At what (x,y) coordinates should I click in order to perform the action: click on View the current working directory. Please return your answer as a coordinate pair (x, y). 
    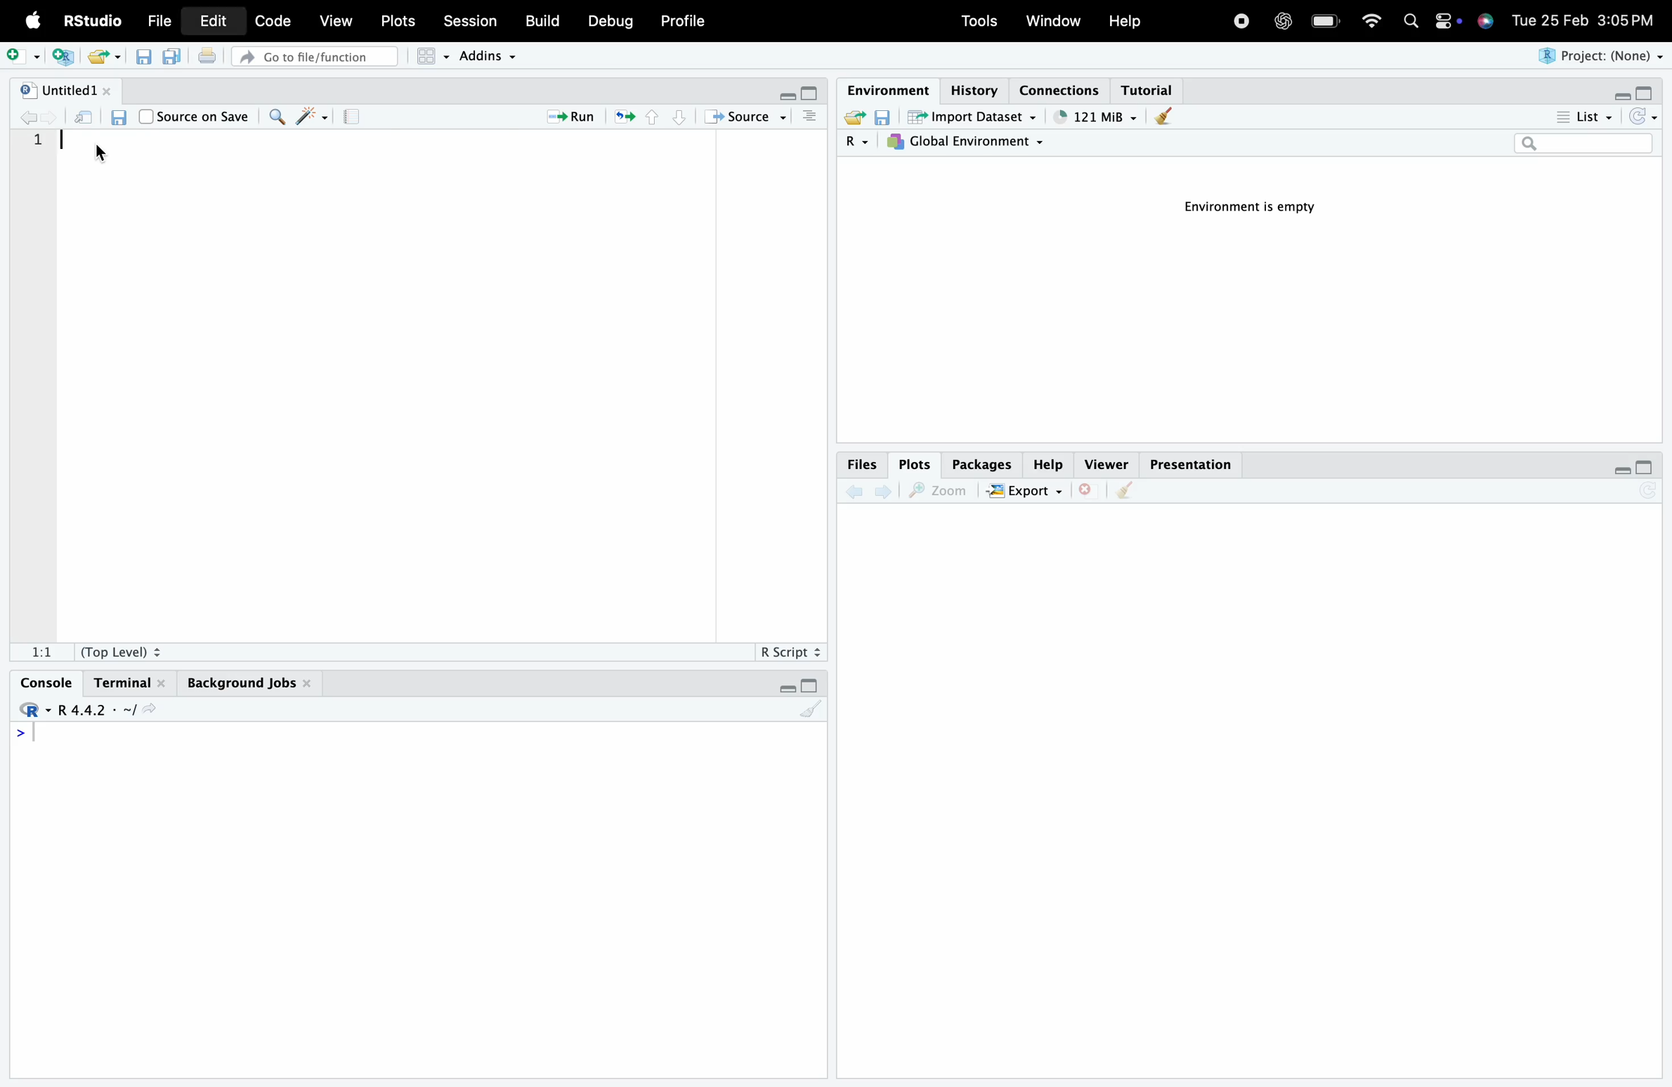
    Looking at the image, I should click on (152, 708).